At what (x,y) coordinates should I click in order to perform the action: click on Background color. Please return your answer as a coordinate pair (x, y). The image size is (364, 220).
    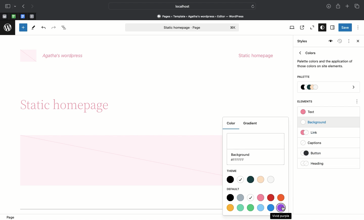
    Looking at the image, I should click on (256, 150).